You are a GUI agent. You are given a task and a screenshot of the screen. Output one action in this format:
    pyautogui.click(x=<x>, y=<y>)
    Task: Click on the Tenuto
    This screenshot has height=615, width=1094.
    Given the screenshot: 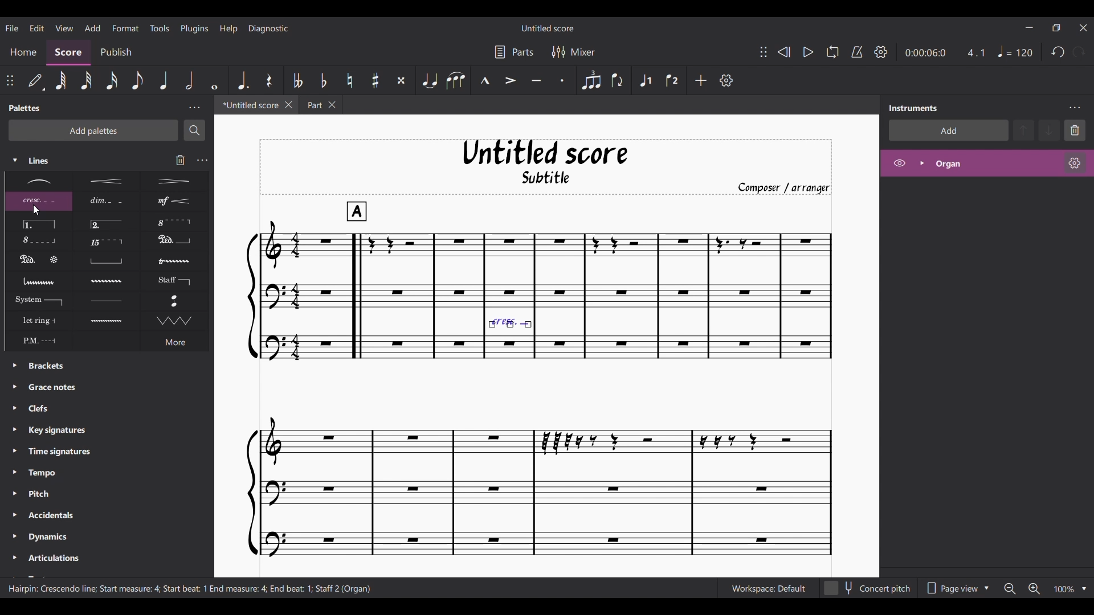 What is the action you would take?
    pyautogui.click(x=536, y=81)
    